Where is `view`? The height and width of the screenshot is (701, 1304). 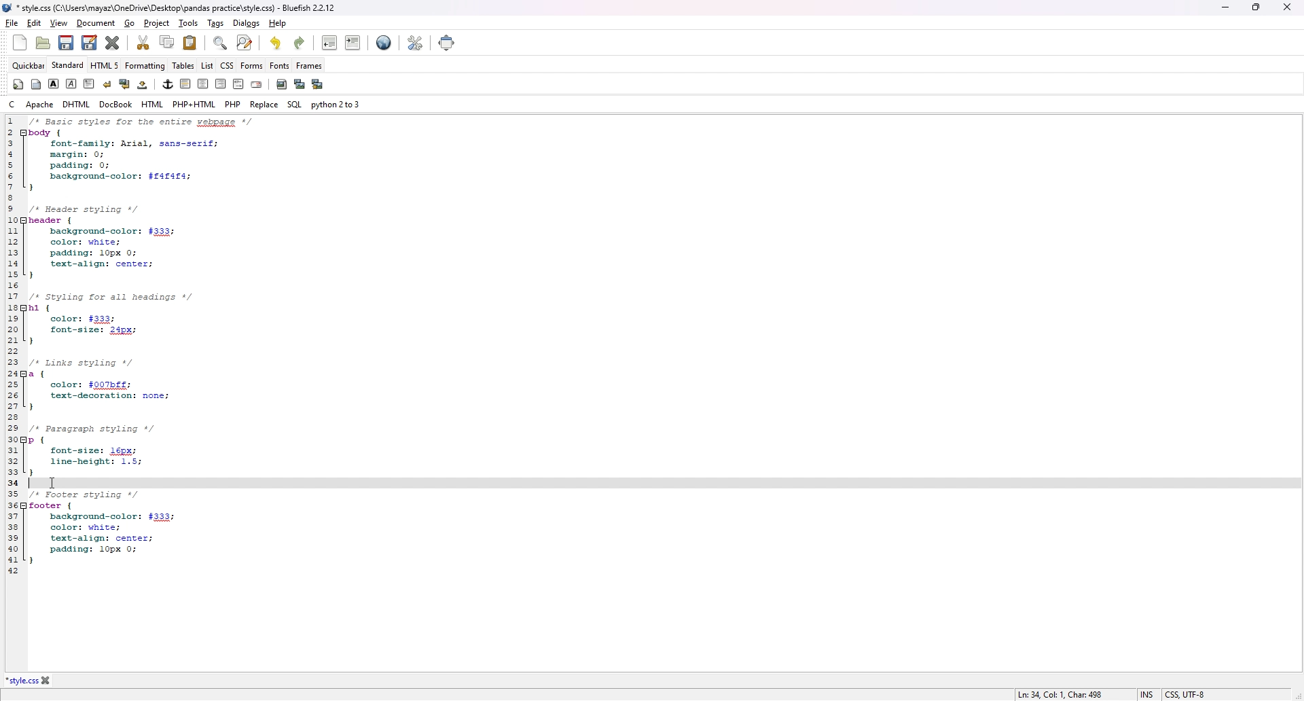 view is located at coordinates (58, 24).